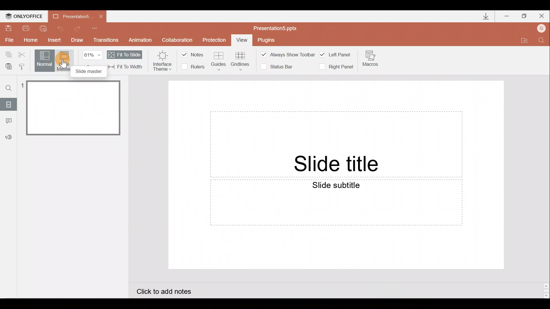  Describe the element at coordinates (90, 72) in the screenshot. I see `Slide master` at that location.